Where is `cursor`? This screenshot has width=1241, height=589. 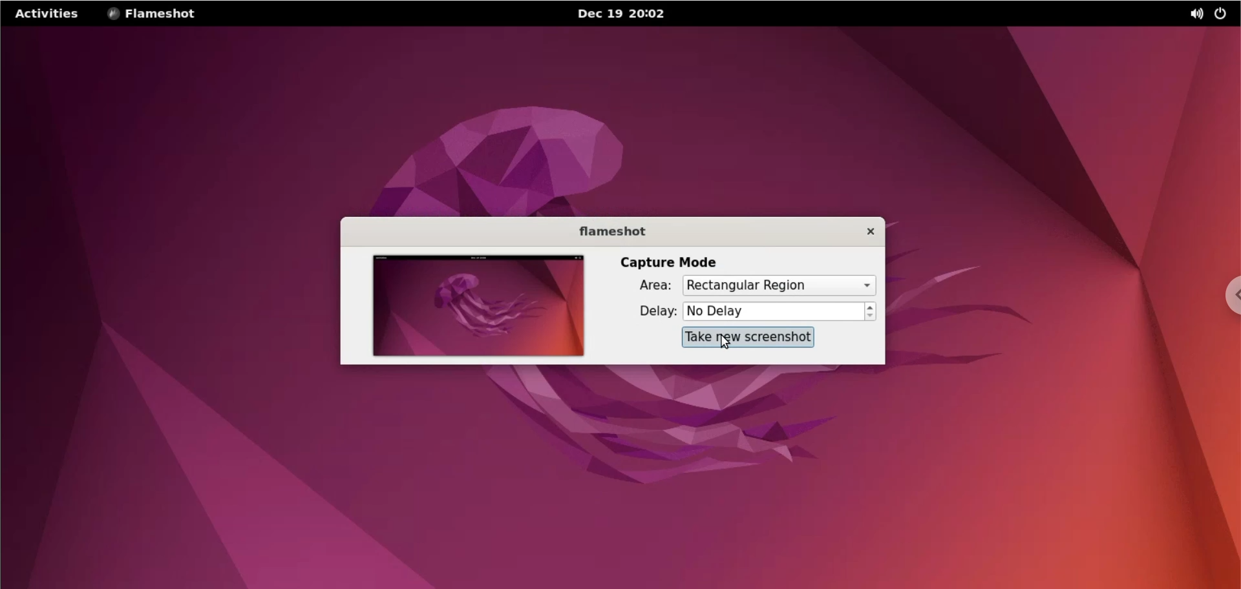 cursor is located at coordinates (723, 343).